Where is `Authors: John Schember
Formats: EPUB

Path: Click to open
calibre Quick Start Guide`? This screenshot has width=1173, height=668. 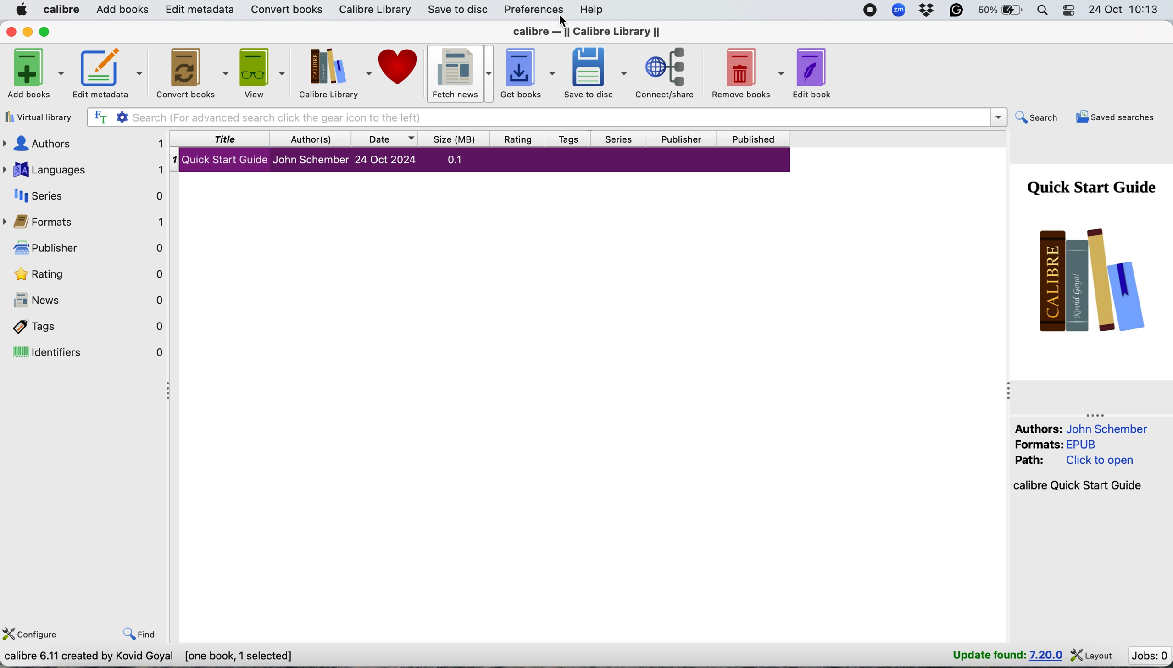 Authors: John Schember
Formats: EPUB

Path: Click to open
calibre Quick Start Guide is located at coordinates (1079, 459).